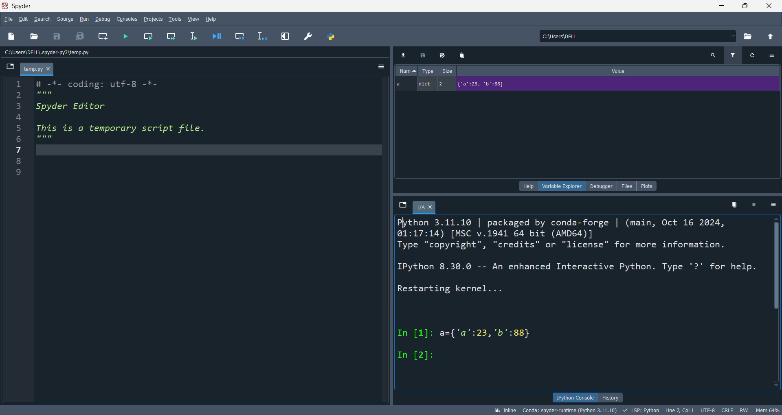  I want to click on debug line, so click(265, 37).